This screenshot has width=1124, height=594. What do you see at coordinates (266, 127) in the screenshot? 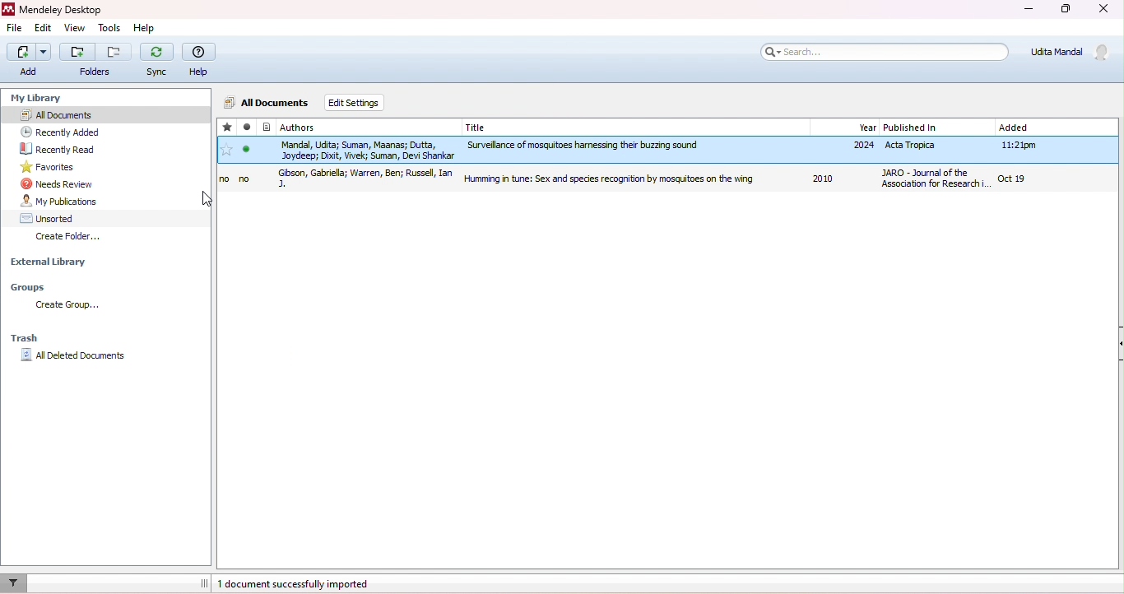
I see `File type` at bounding box center [266, 127].